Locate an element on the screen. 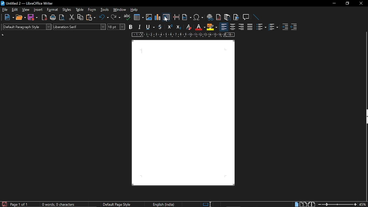 Image resolution: width=368 pixels, height=207 pixels. single page view is located at coordinates (296, 204).